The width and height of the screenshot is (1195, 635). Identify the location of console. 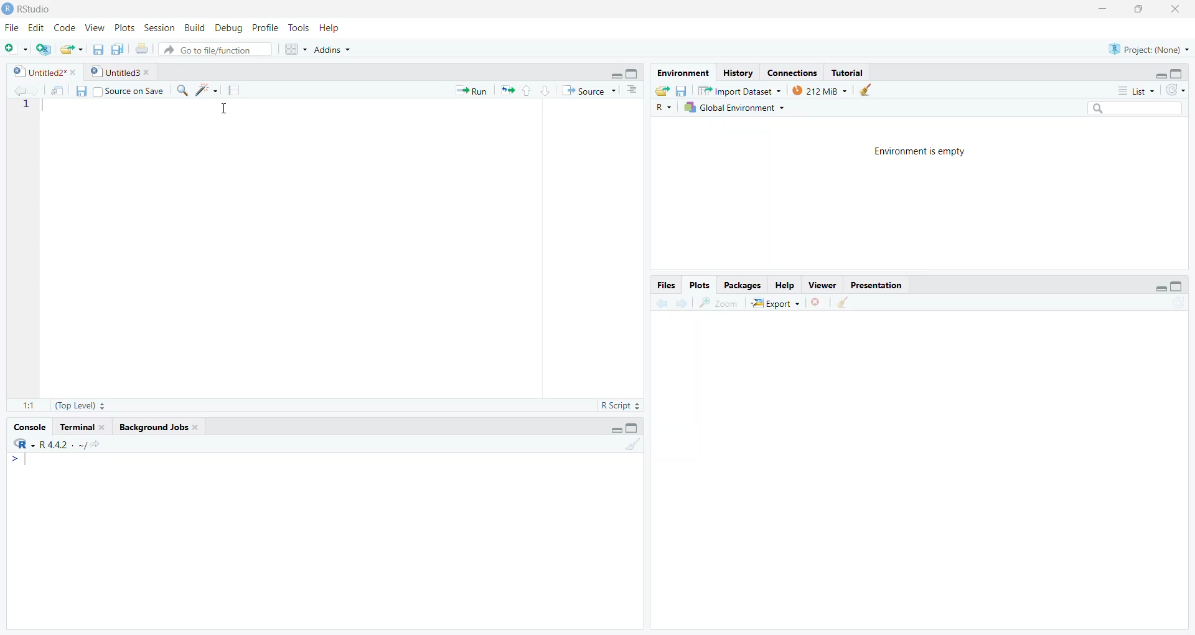
(26, 427).